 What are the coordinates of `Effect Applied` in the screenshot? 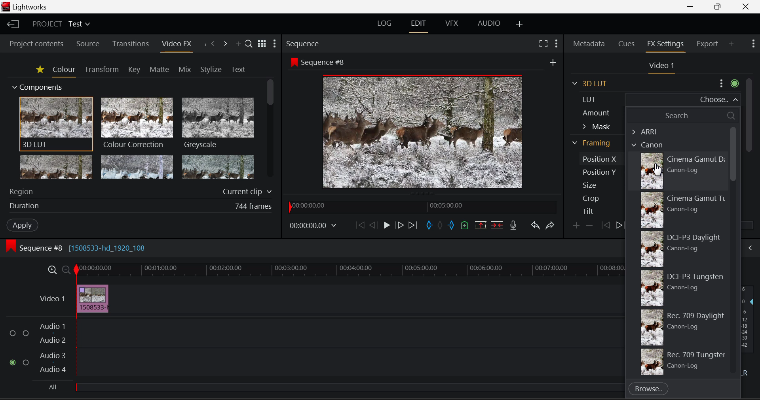 It's located at (95, 298).